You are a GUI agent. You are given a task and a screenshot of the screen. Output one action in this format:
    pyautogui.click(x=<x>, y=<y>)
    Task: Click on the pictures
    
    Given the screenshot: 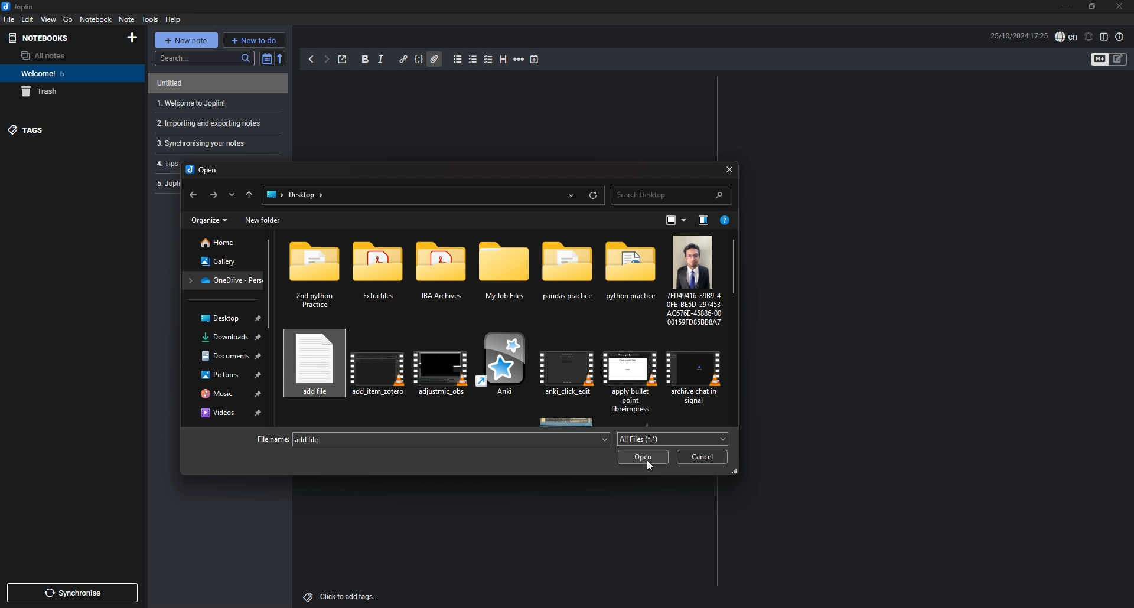 What is the action you would take?
    pyautogui.click(x=227, y=374)
    